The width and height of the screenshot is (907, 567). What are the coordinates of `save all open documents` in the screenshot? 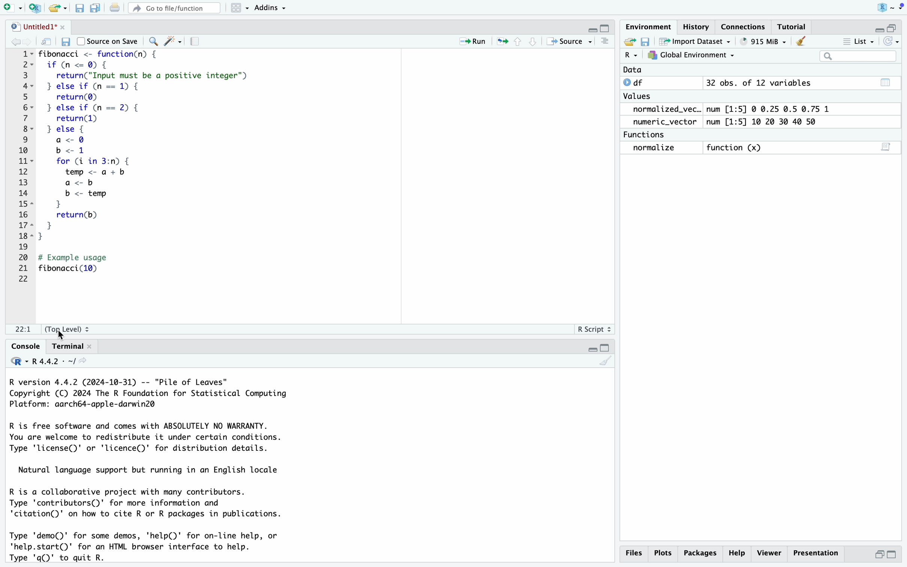 It's located at (96, 7).